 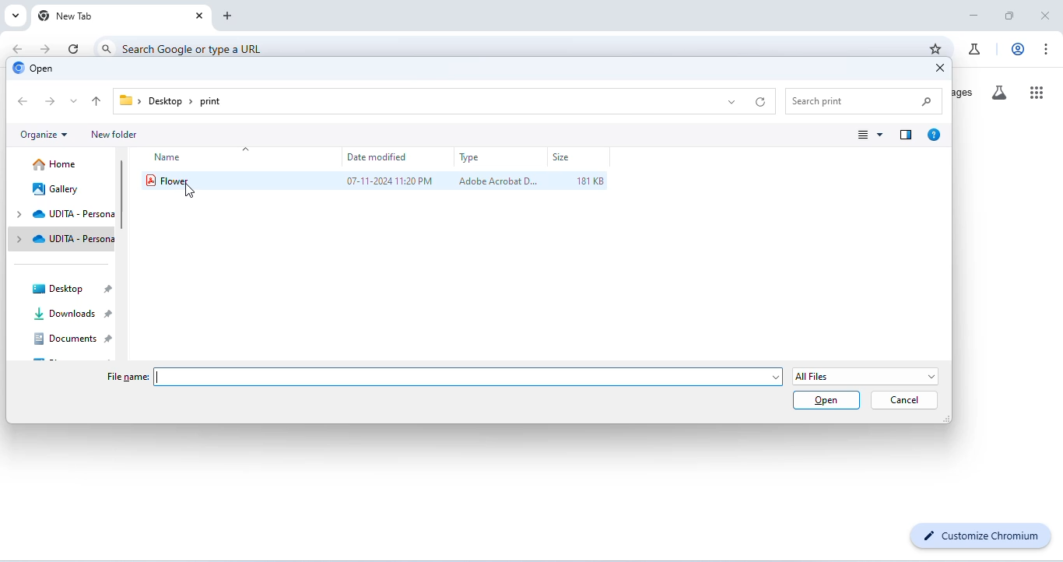 I want to click on flower, so click(x=170, y=180).